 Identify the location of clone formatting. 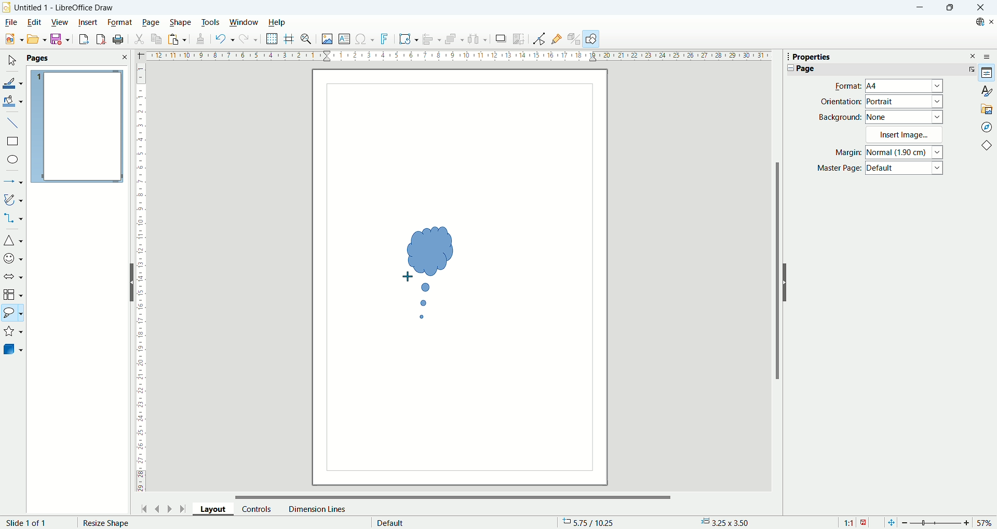
(199, 39).